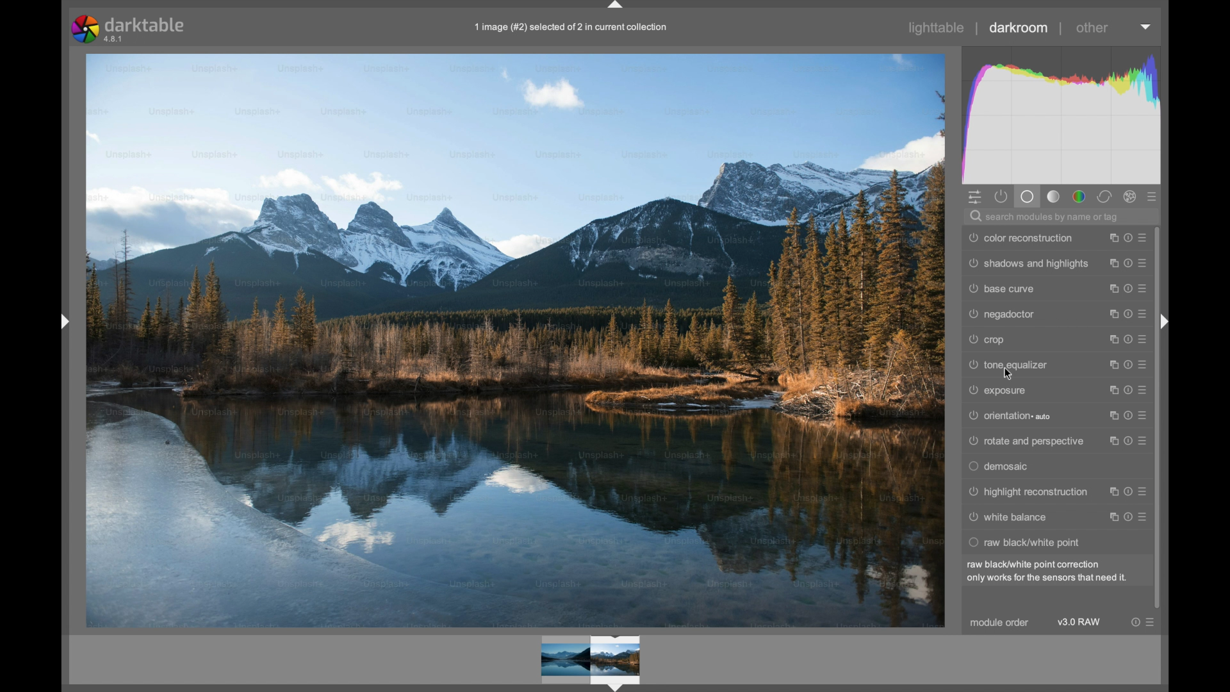  What do you see at coordinates (1001, 314) in the screenshot?
I see `negadoctor` at bounding box center [1001, 314].